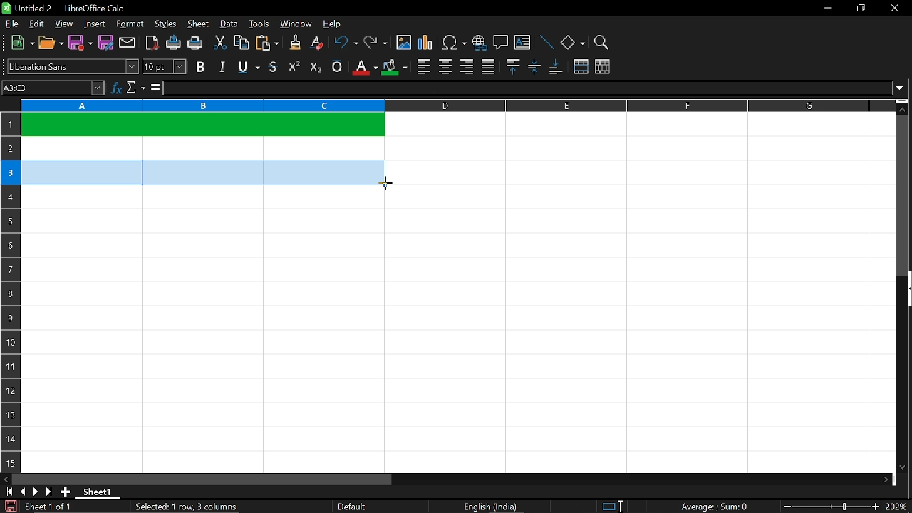 Image resolution: width=912 pixels, height=513 pixels. What do you see at coordinates (48, 507) in the screenshot?
I see `Sheet 1 of 1` at bounding box center [48, 507].